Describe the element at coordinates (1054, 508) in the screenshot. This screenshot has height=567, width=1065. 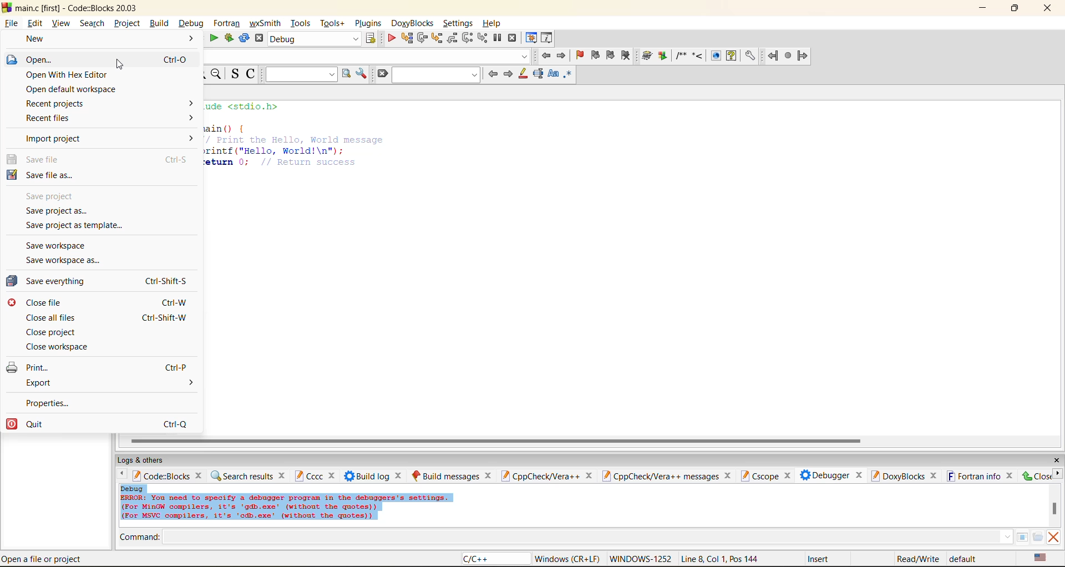
I see `vertical scroll bar` at that location.